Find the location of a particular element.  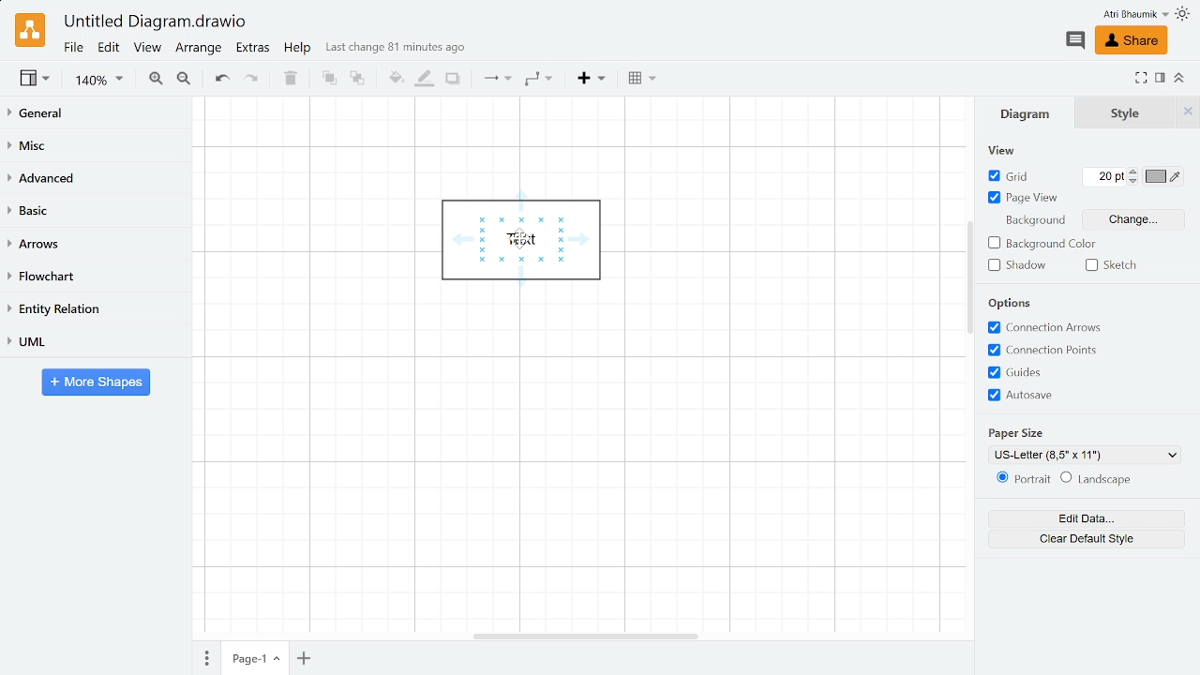

Delete is located at coordinates (292, 81).